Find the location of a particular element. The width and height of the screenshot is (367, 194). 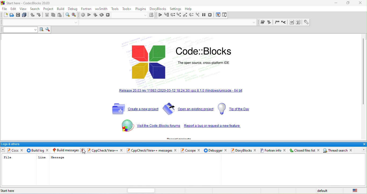

break debugger is located at coordinates (204, 15).